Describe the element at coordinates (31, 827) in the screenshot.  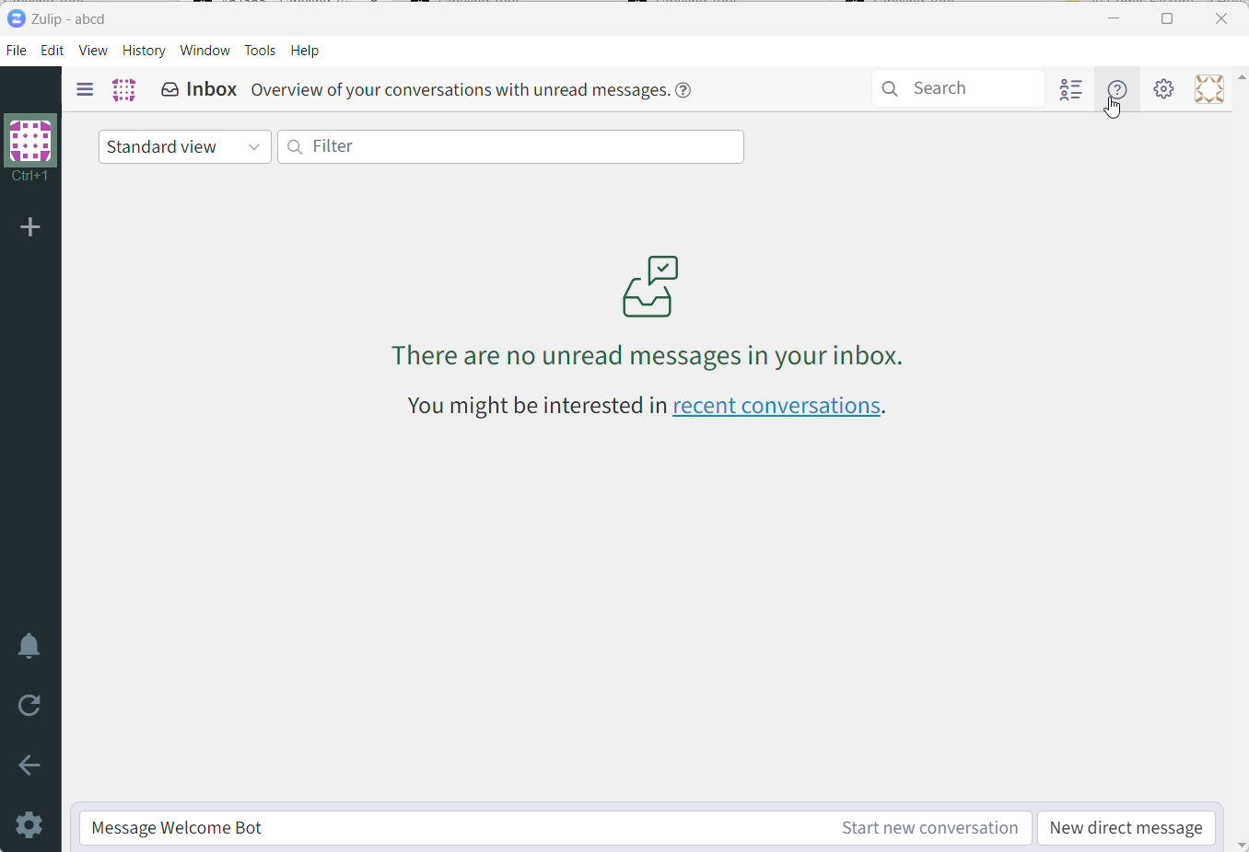
I see `Settings` at that location.